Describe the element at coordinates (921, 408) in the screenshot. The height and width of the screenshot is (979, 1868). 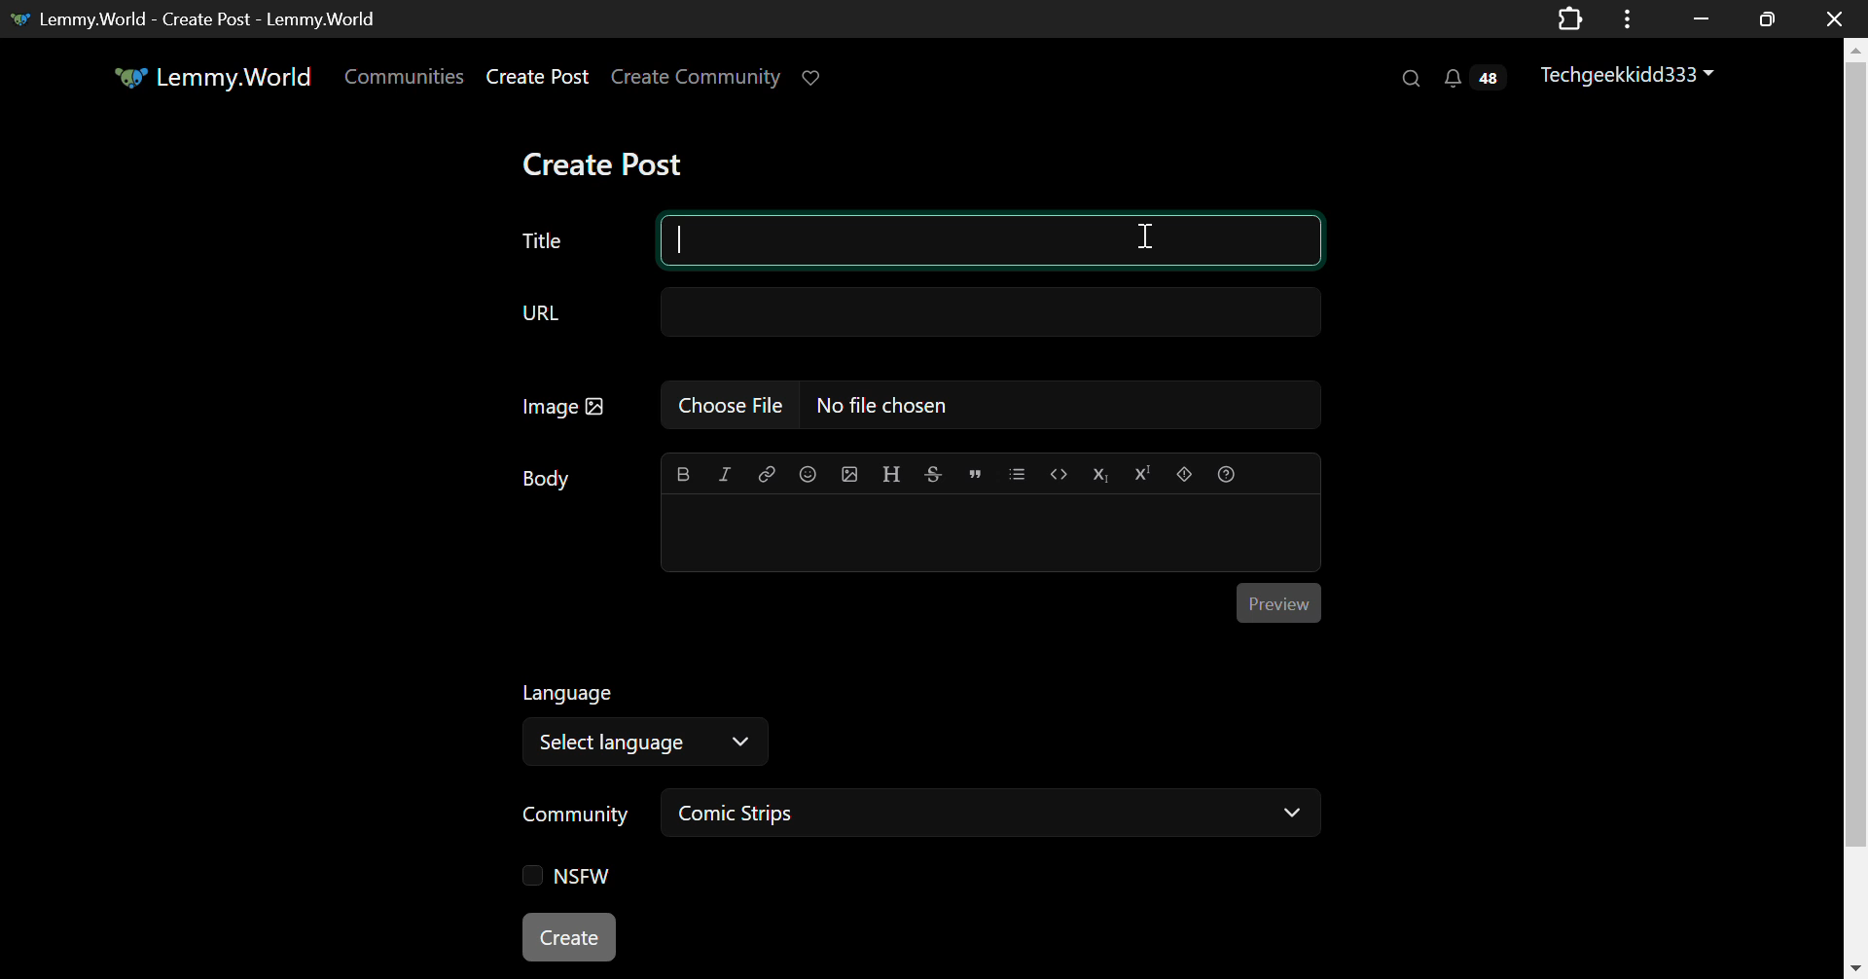
I see `Image: No File Chosen` at that location.